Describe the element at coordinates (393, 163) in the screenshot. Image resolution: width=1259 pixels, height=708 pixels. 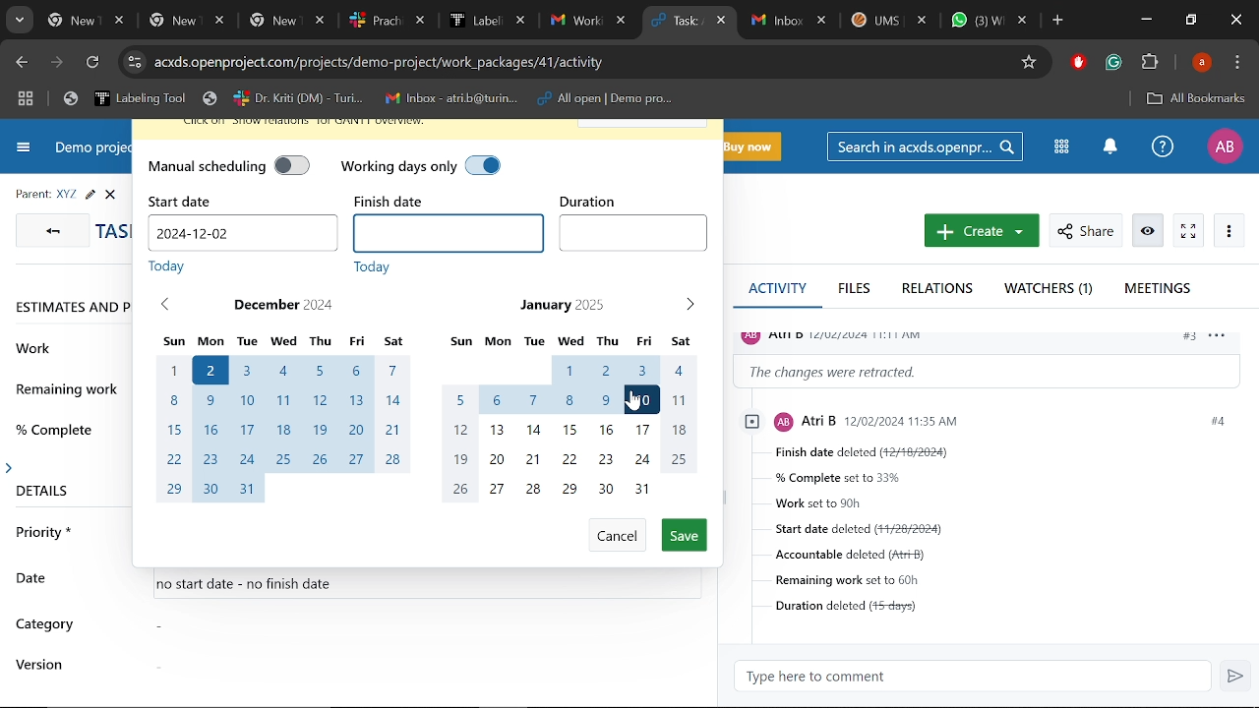
I see `working days only` at that location.